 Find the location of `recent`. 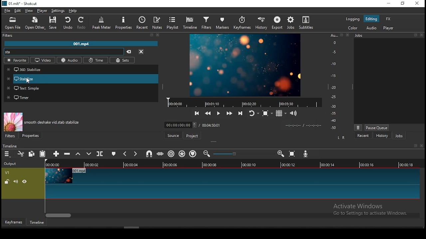

recent is located at coordinates (361, 136).